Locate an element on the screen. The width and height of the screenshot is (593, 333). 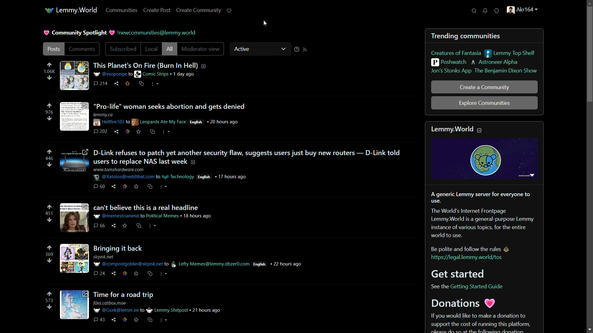
lemmy top shelf is located at coordinates (509, 53).